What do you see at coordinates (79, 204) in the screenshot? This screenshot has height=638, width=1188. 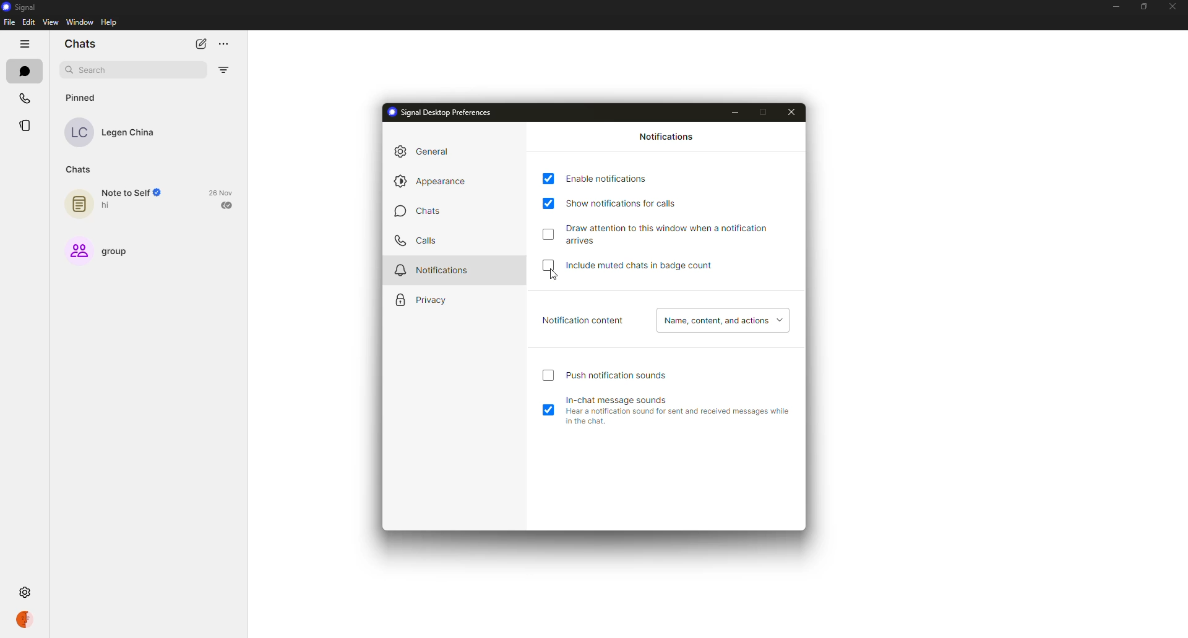 I see `Chat Icon` at bounding box center [79, 204].